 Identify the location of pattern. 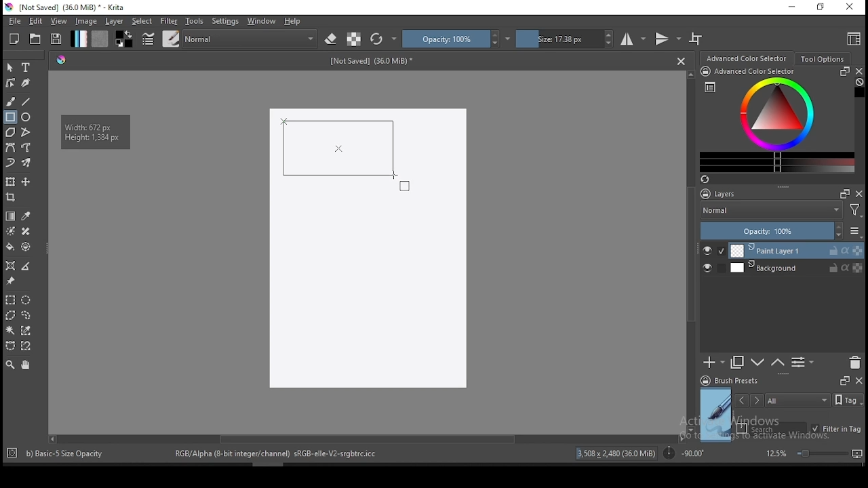
(100, 39).